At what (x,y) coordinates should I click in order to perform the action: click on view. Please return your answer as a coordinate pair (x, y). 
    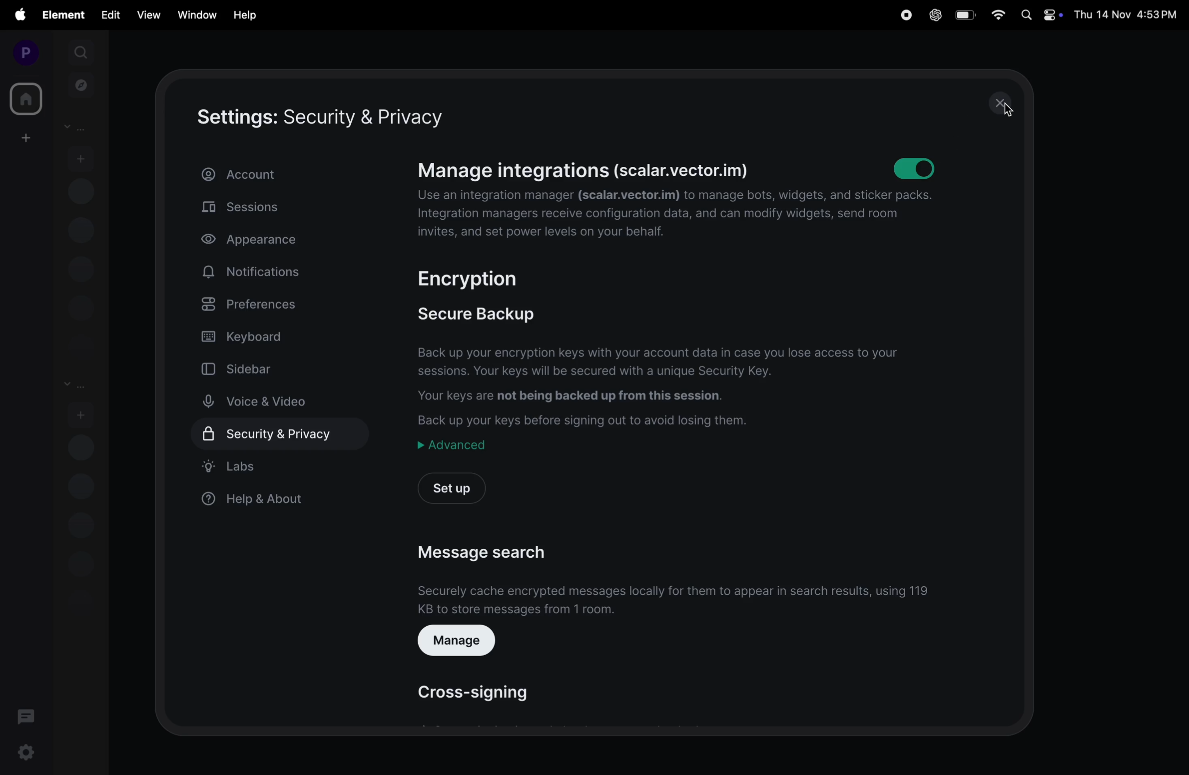
    Looking at the image, I should click on (147, 15).